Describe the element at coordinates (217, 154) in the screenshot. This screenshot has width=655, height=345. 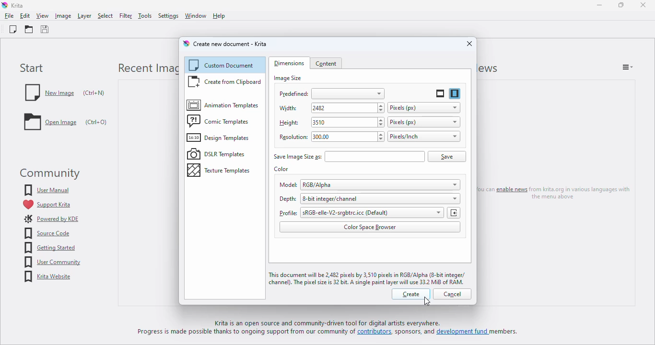
I see `DSLR Templates` at that location.